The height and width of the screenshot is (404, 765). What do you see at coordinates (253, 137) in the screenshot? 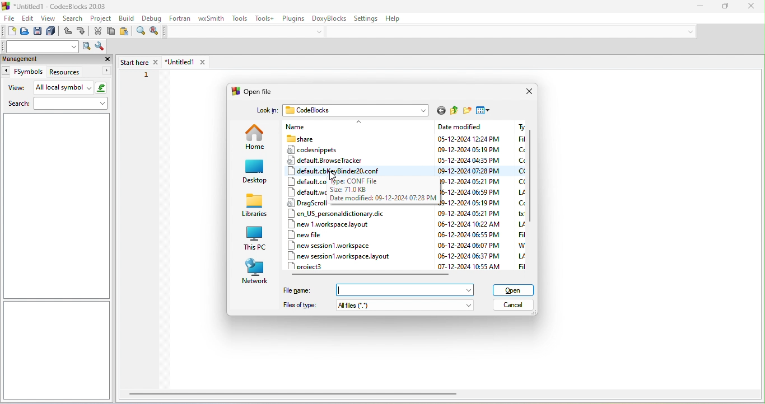
I see `home` at bounding box center [253, 137].